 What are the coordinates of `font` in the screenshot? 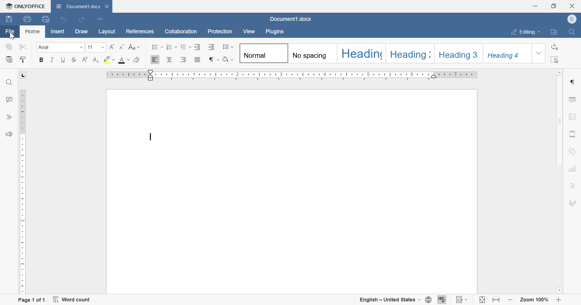 It's located at (61, 47).